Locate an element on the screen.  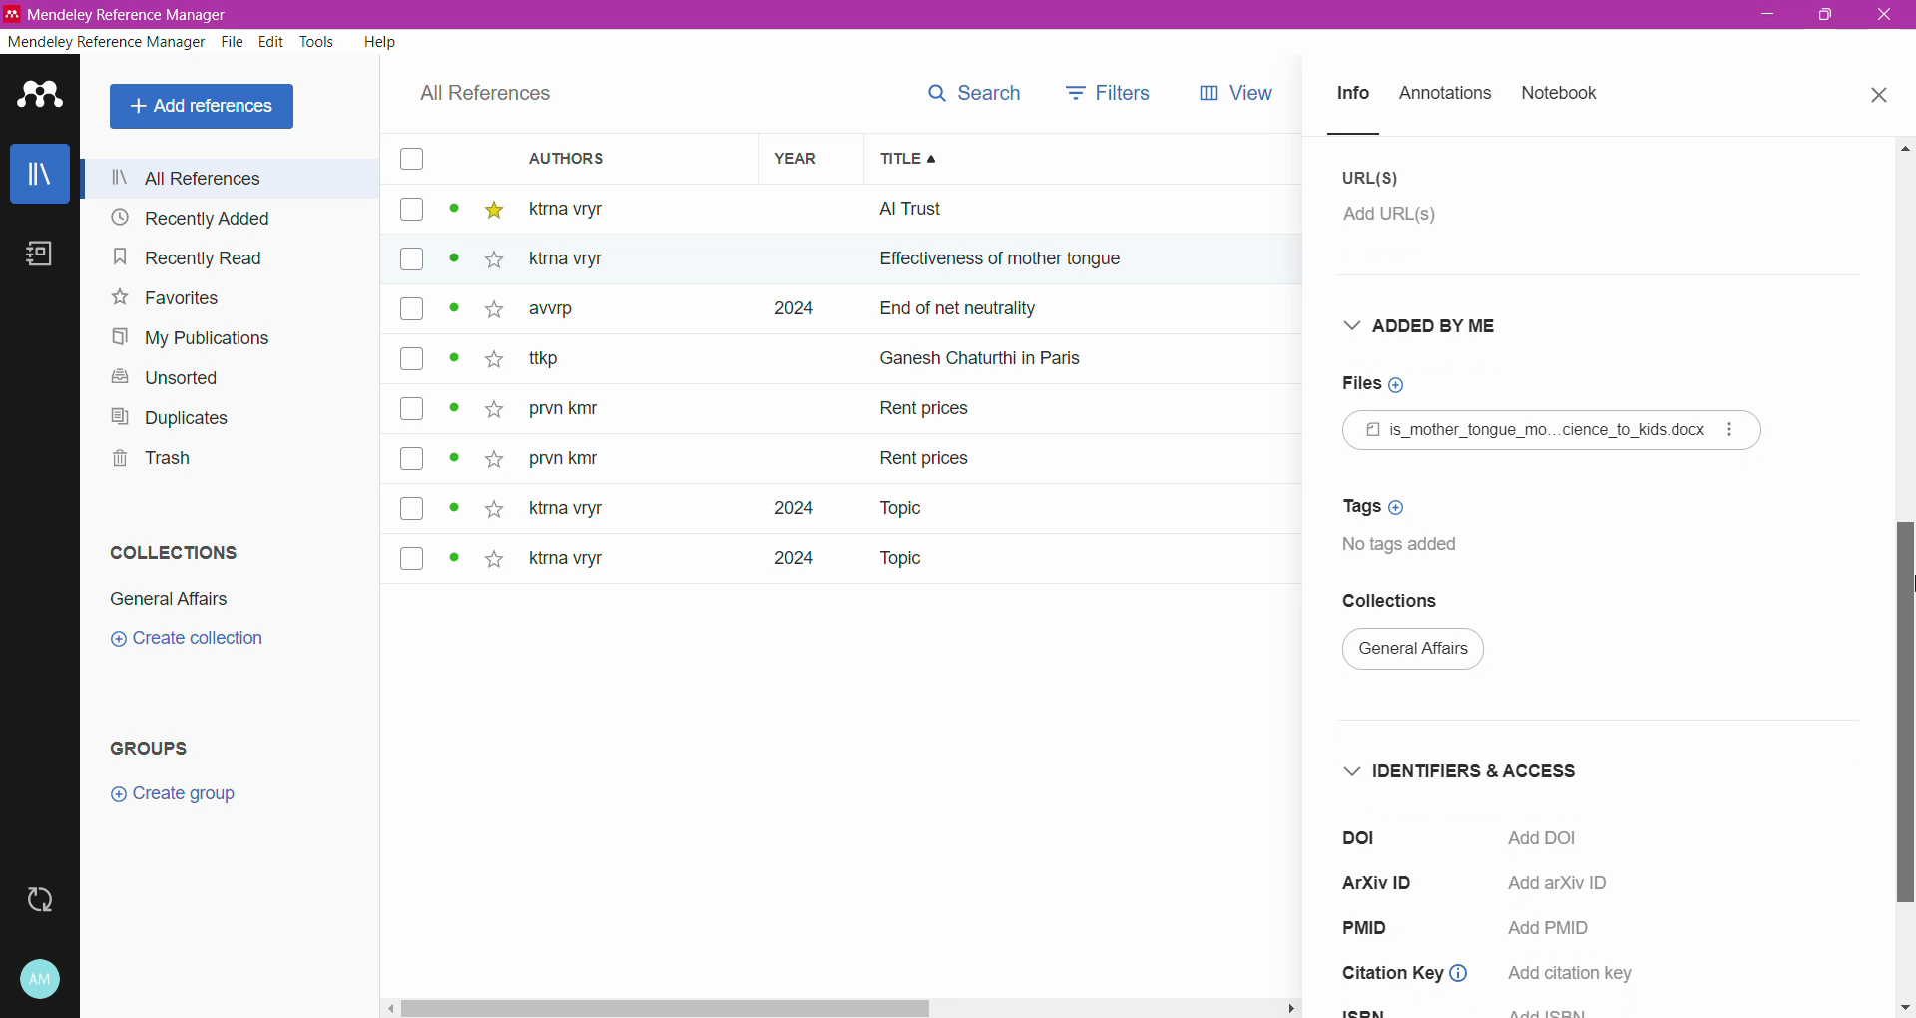
box is located at coordinates (412, 556).